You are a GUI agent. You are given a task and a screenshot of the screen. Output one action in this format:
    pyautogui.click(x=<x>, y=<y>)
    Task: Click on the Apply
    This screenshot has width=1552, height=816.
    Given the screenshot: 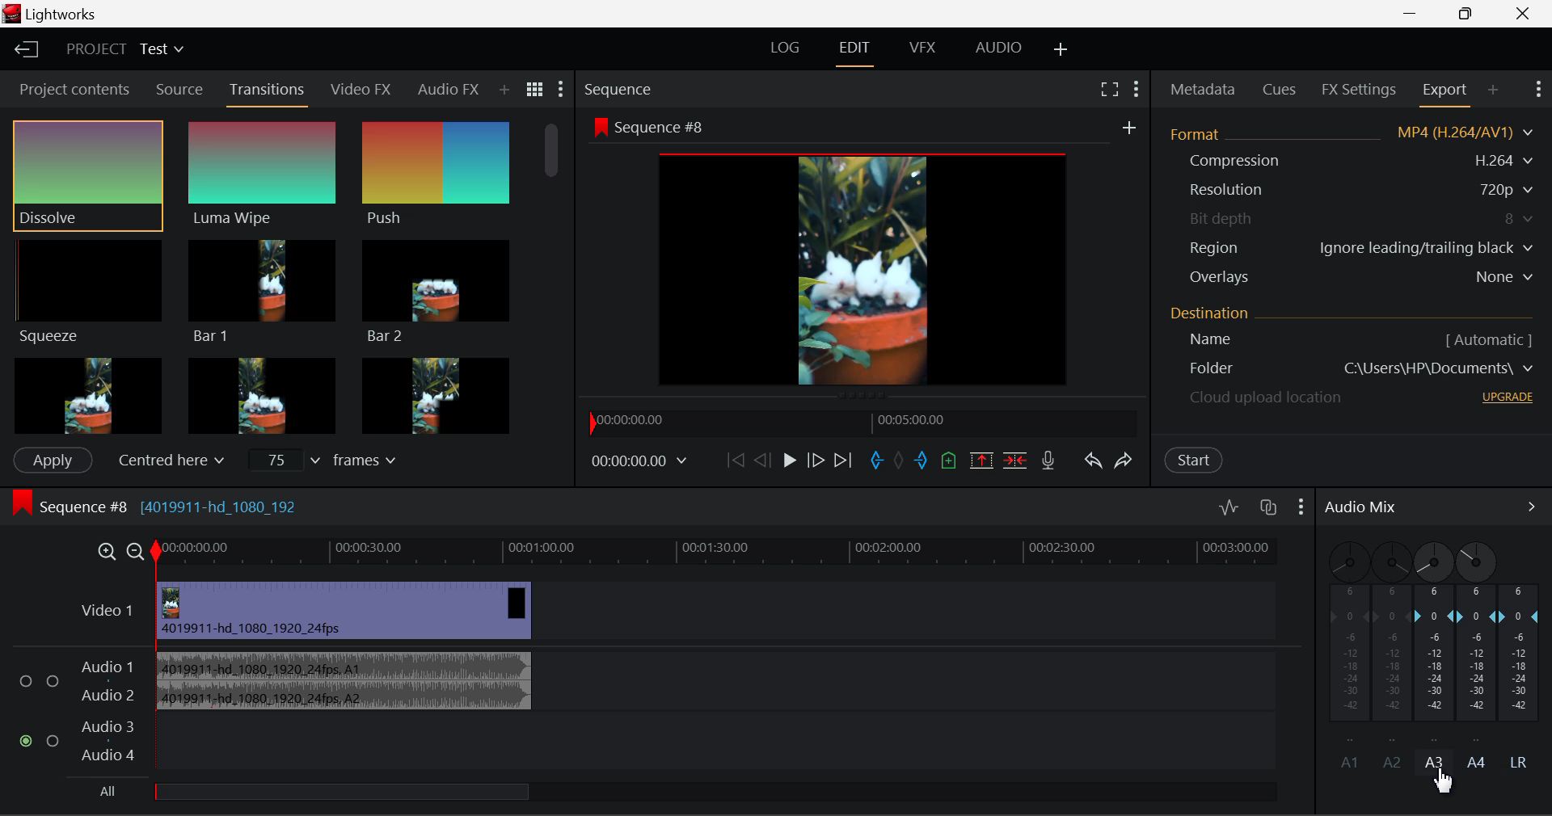 What is the action you would take?
    pyautogui.click(x=53, y=461)
    